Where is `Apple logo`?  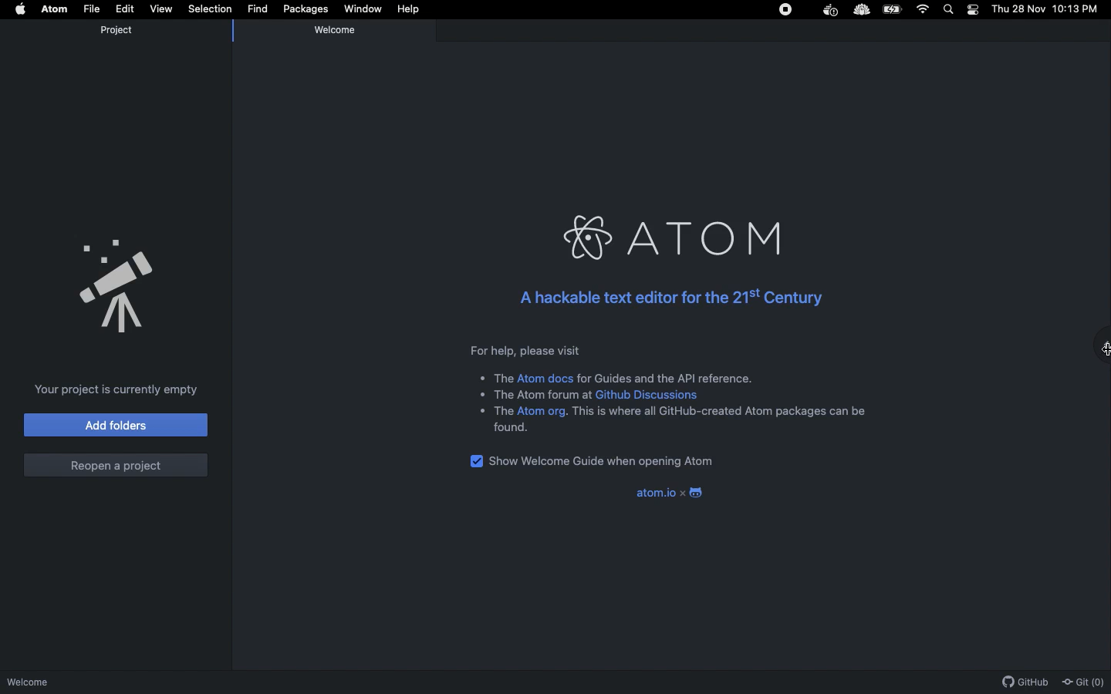
Apple logo is located at coordinates (15, 9).